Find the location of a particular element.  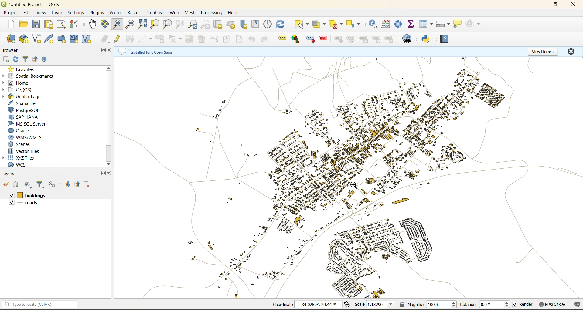

Rotate Label is located at coordinates (377, 39).